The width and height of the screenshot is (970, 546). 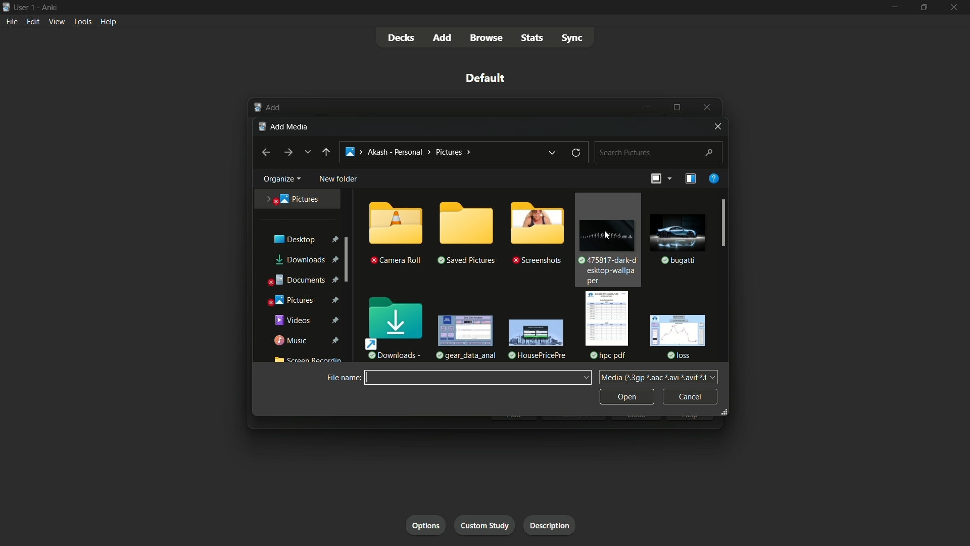 I want to click on user-1, so click(x=25, y=6).